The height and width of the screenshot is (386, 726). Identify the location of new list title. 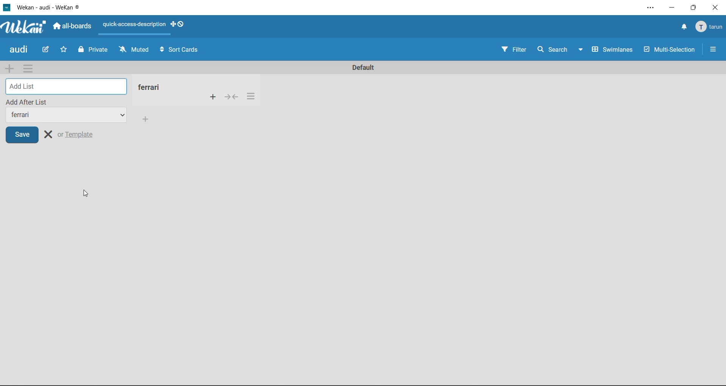
(156, 86).